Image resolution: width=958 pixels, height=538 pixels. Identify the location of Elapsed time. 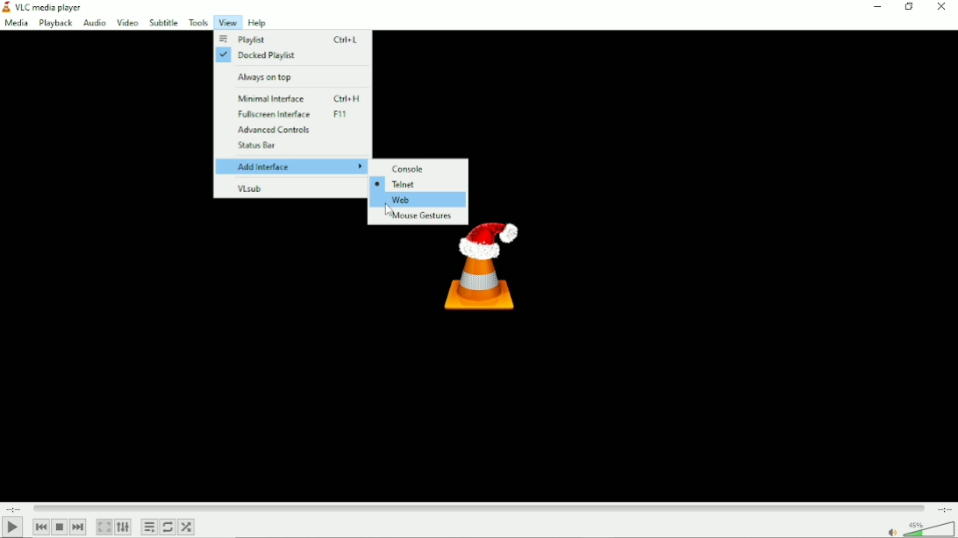
(15, 508).